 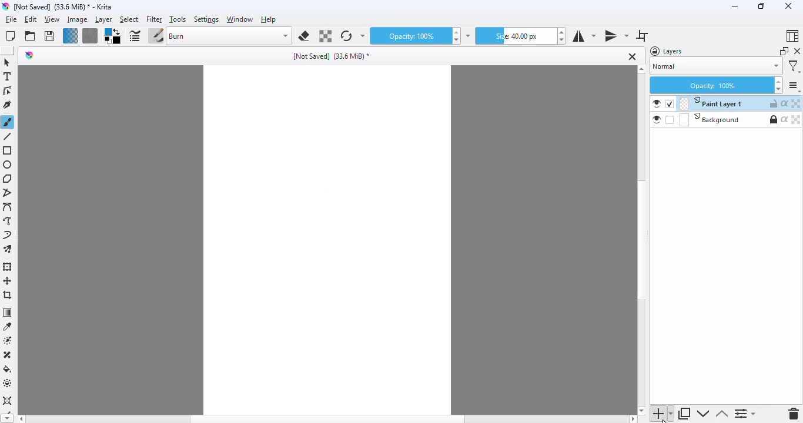 I want to click on visibility, so click(x=657, y=104).